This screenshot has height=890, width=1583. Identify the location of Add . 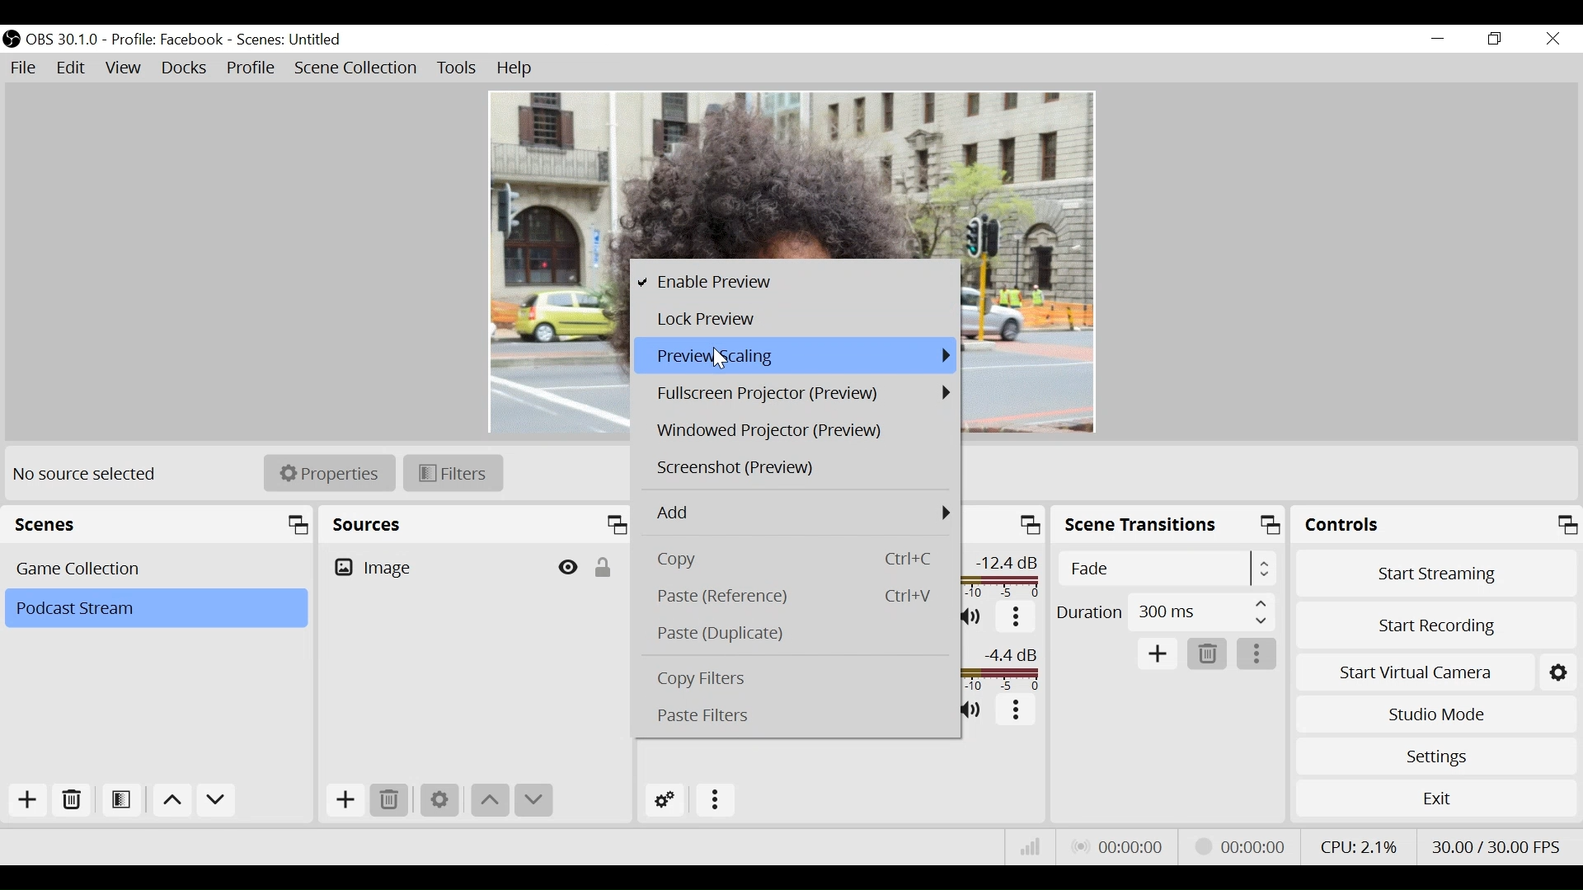
(1159, 653).